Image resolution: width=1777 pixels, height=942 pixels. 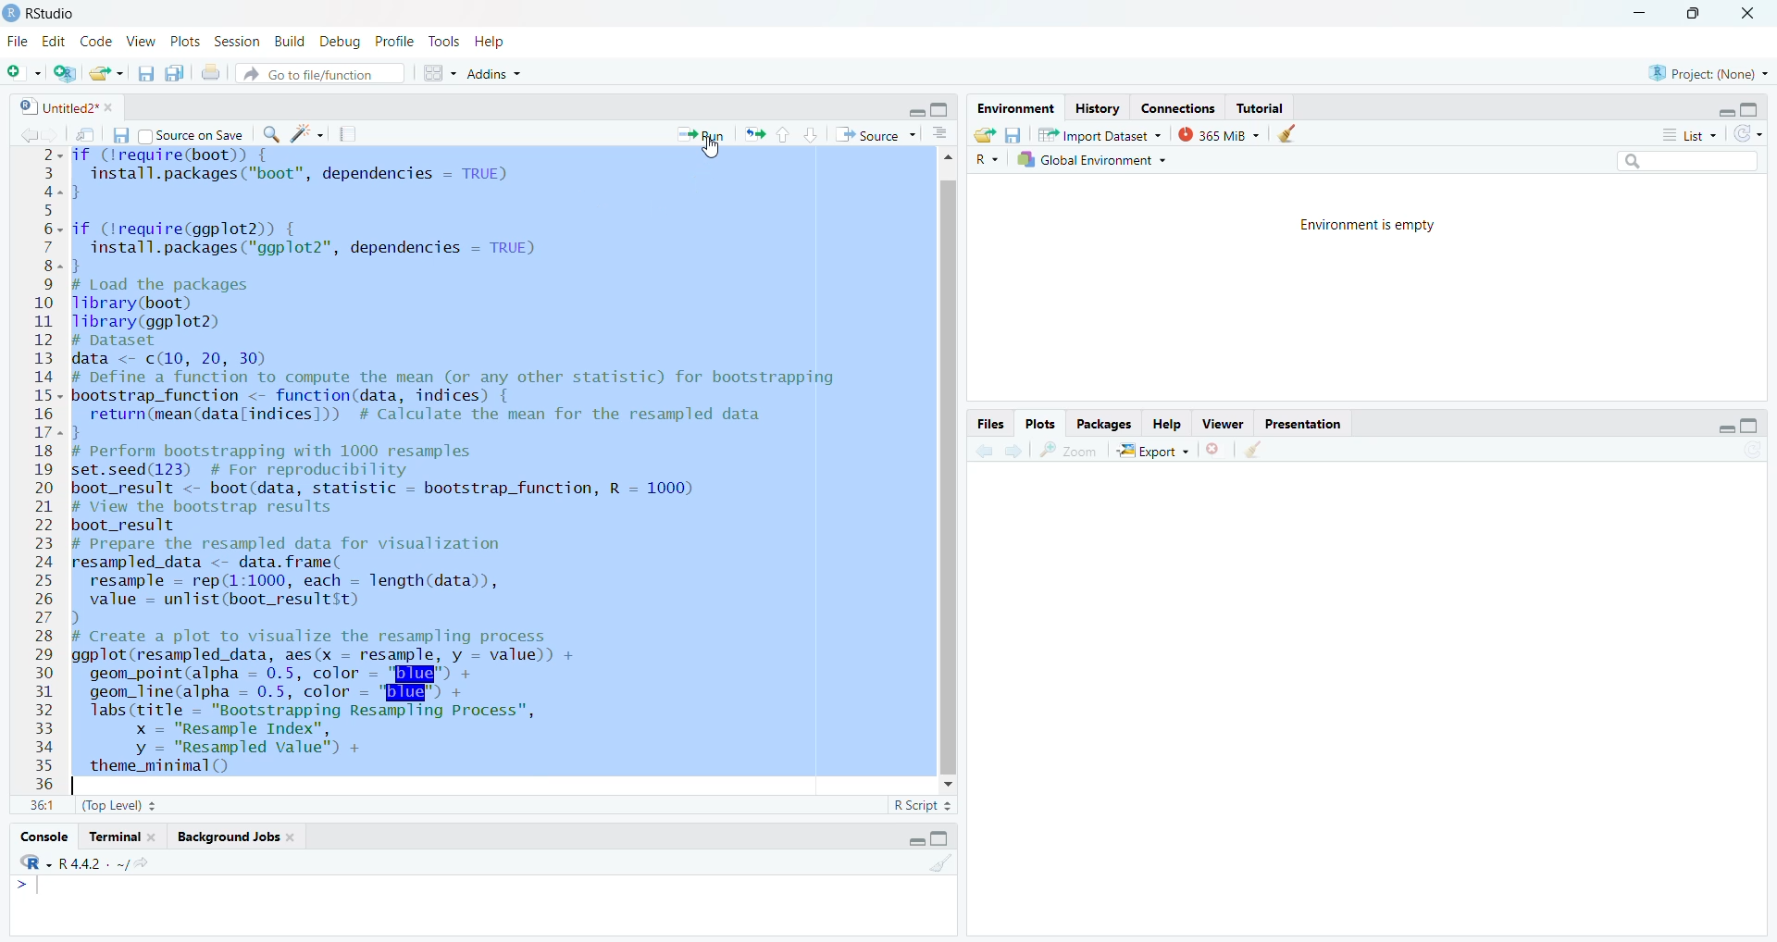 What do you see at coordinates (290, 43) in the screenshot?
I see `Build` at bounding box center [290, 43].